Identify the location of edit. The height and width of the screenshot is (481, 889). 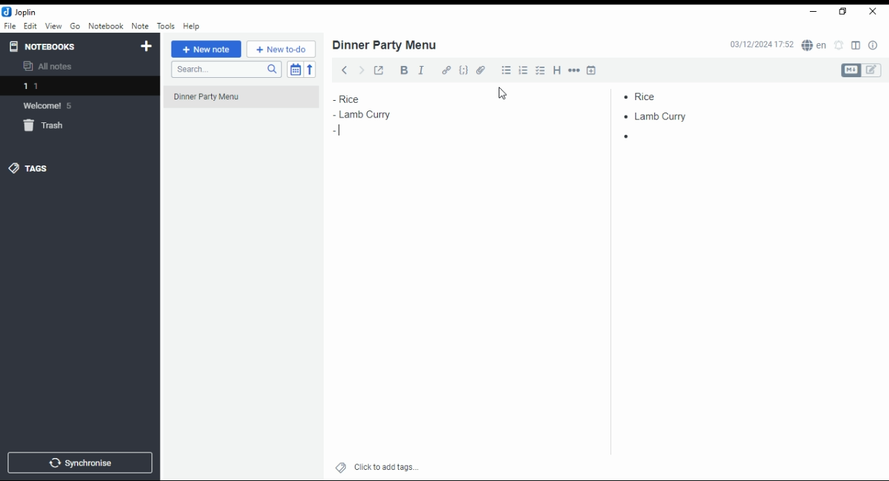
(31, 26).